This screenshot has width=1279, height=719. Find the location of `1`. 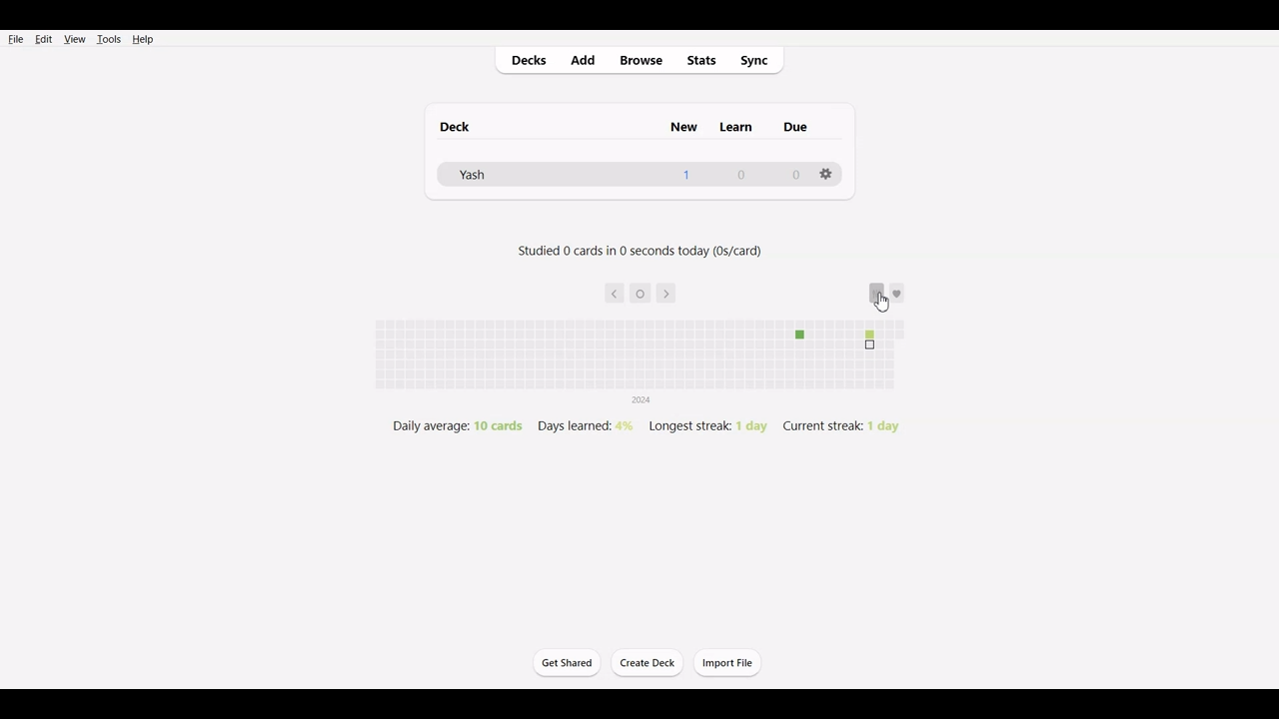

1 is located at coordinates (686, 175).